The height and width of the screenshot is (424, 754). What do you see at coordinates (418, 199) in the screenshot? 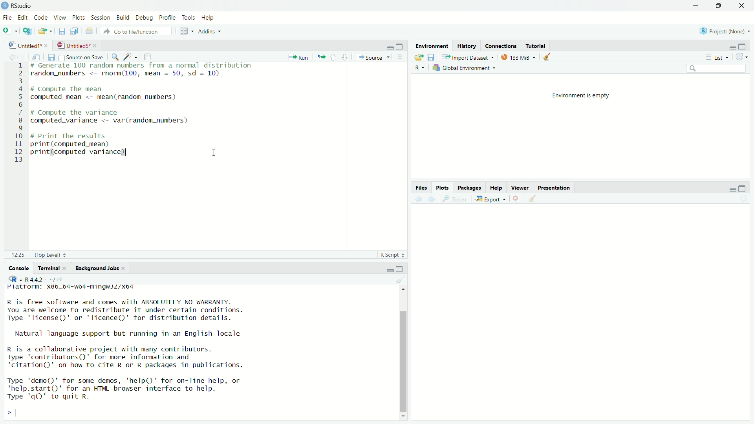
I see `previous plot` at bounding box center [418, 199].